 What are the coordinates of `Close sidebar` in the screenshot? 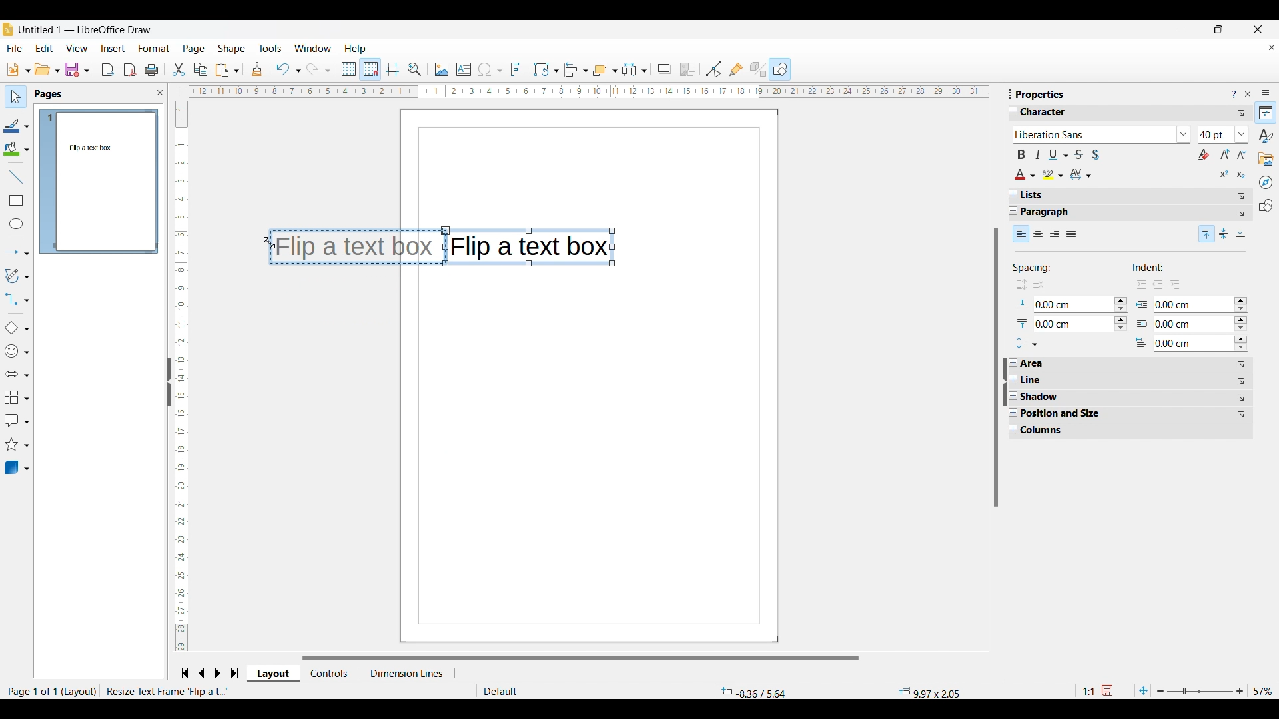 It's located at (161, 93).